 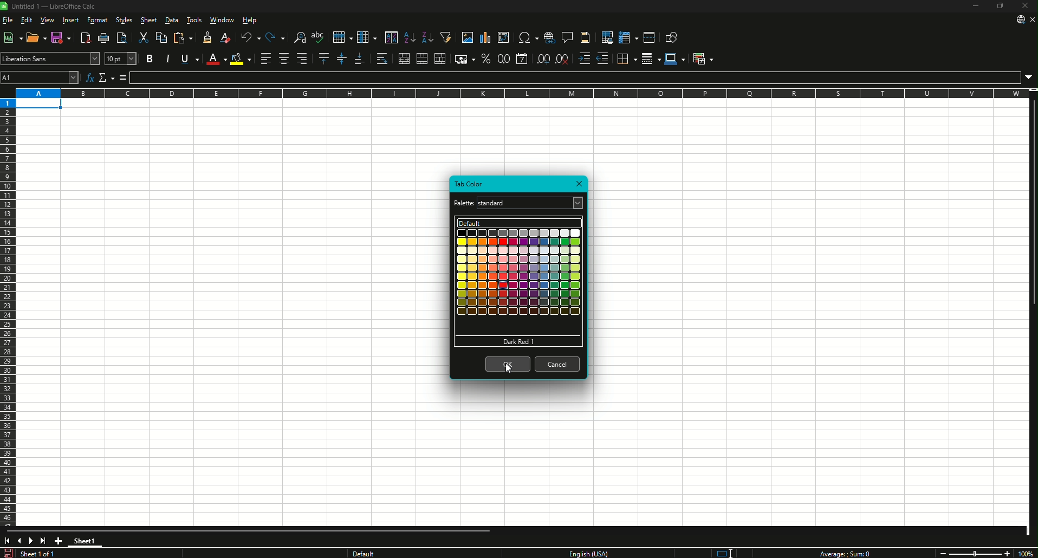 I want to click on Insert Special Characters, so click(x=528, y=37).